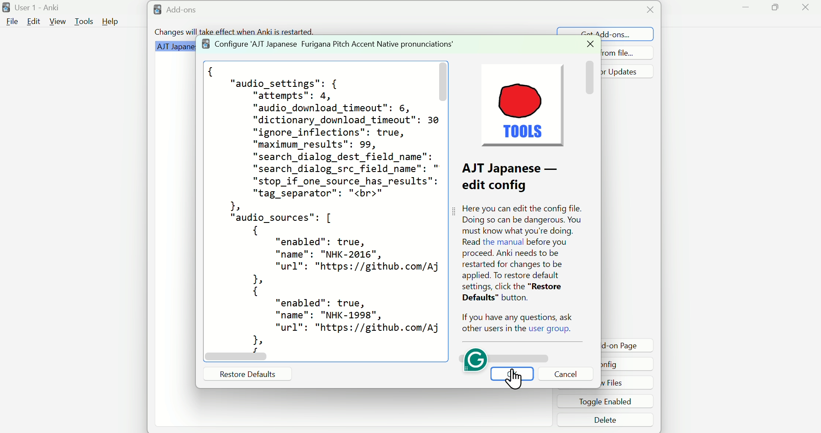 Image resolution: width=821 pixels, height=433 pixels. Describe the element at coordinates (807, 10) in the screenshot. I see `Close` at that location.